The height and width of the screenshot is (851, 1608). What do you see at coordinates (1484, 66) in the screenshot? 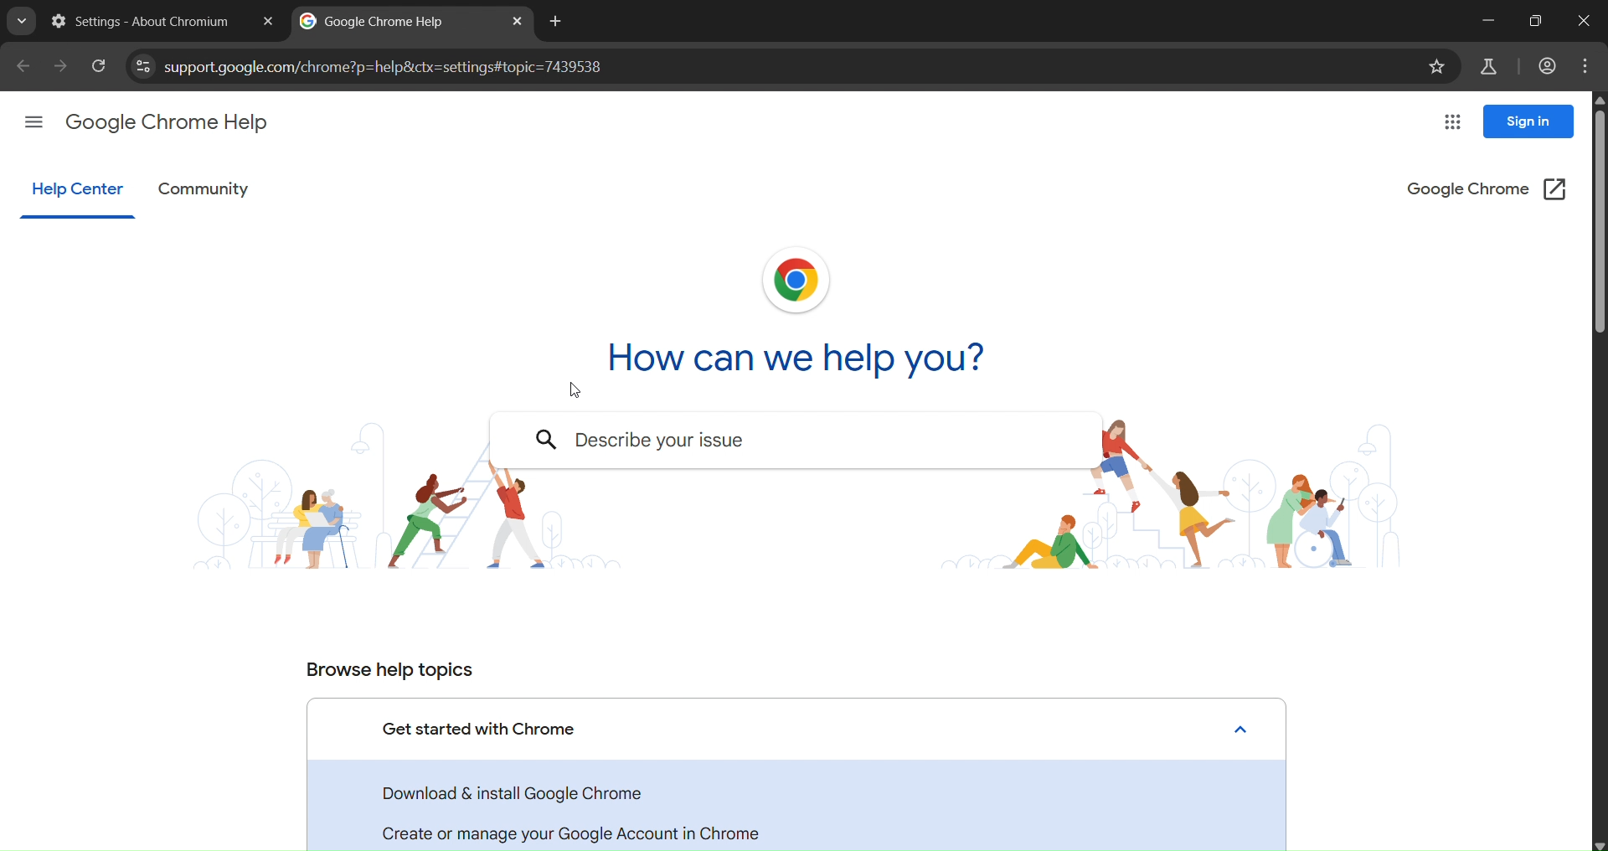
I see `search labs` at bounding box center [1484, 66].